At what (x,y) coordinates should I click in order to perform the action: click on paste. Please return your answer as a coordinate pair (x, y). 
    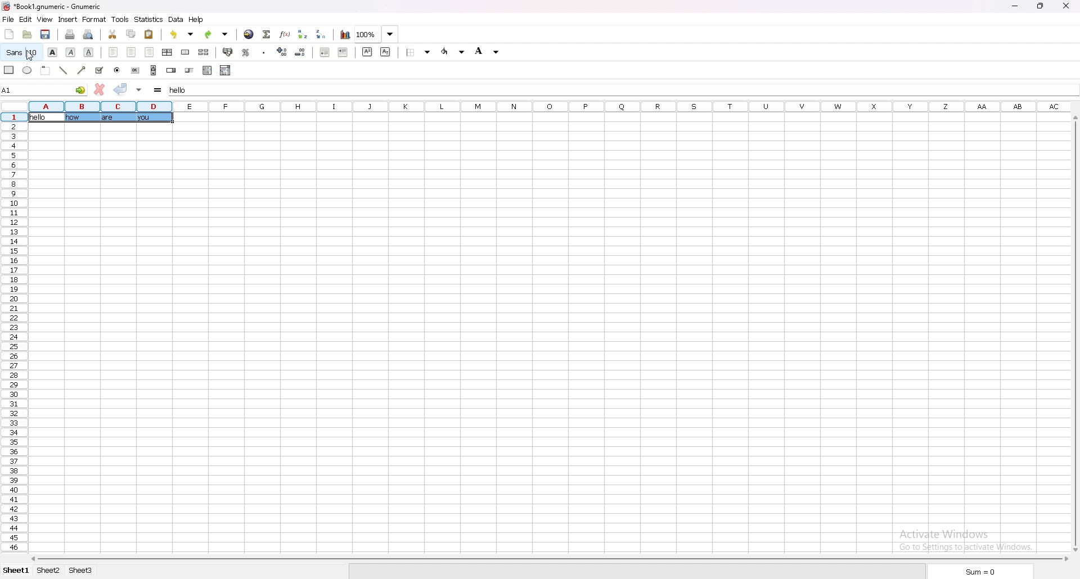
    Looking at the image, I should click on (149, 34).